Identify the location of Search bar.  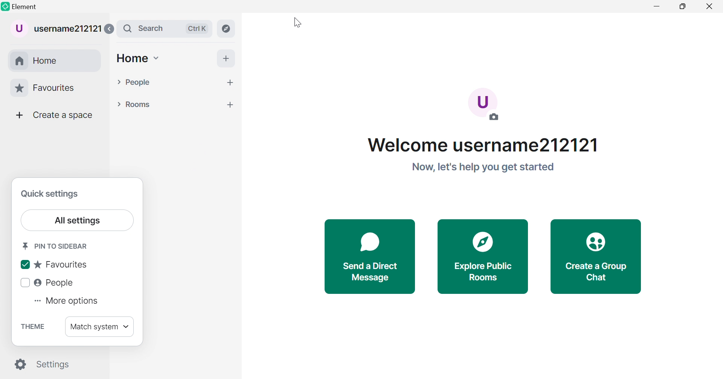
(164, 28).